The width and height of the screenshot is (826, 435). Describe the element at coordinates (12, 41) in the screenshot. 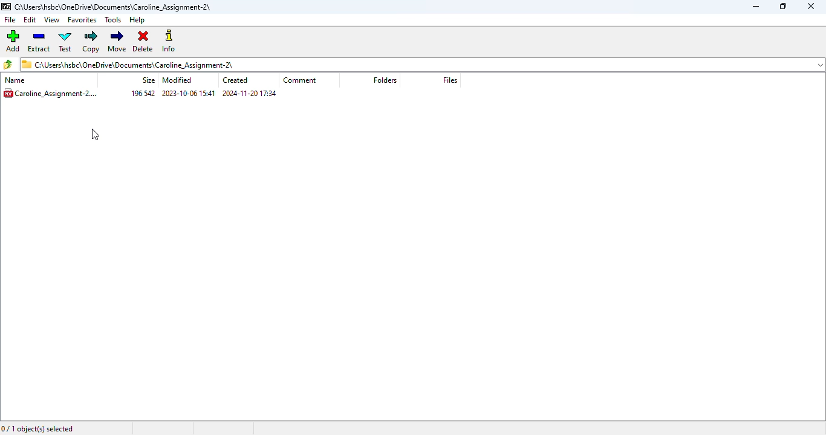

I see `add` at that location.